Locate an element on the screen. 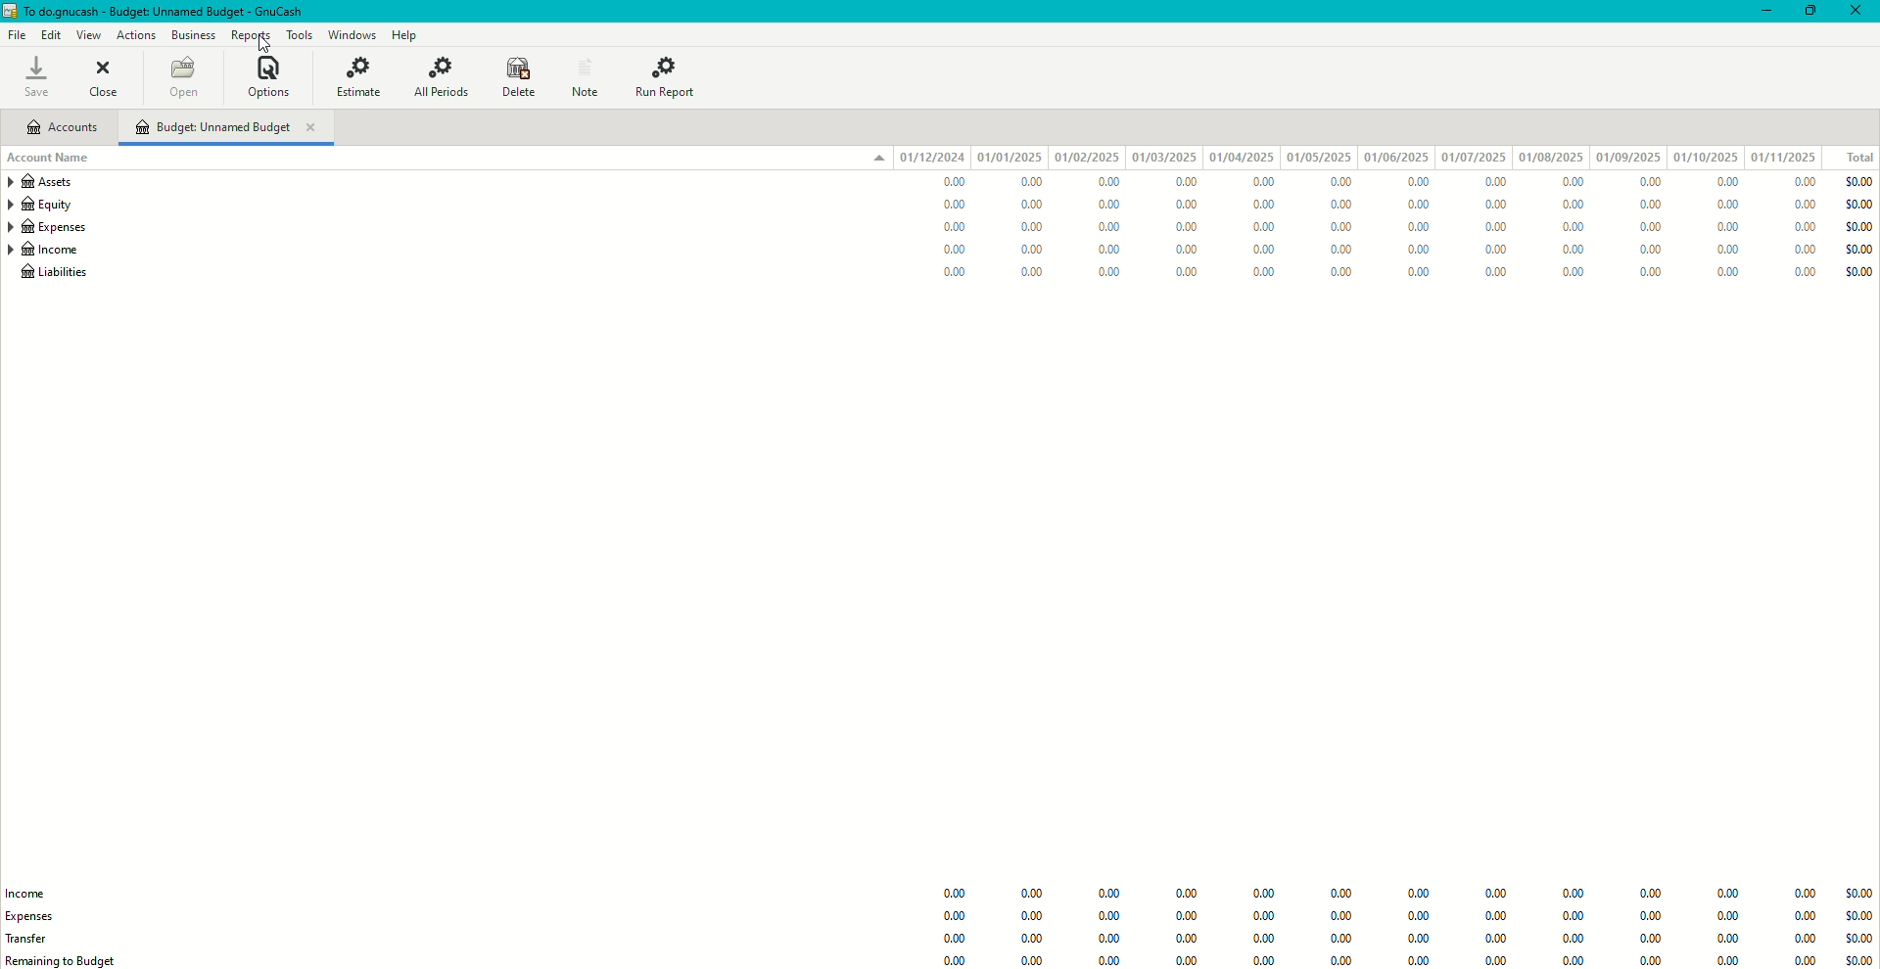  $0.00 is located at coordinates (1856, 959).